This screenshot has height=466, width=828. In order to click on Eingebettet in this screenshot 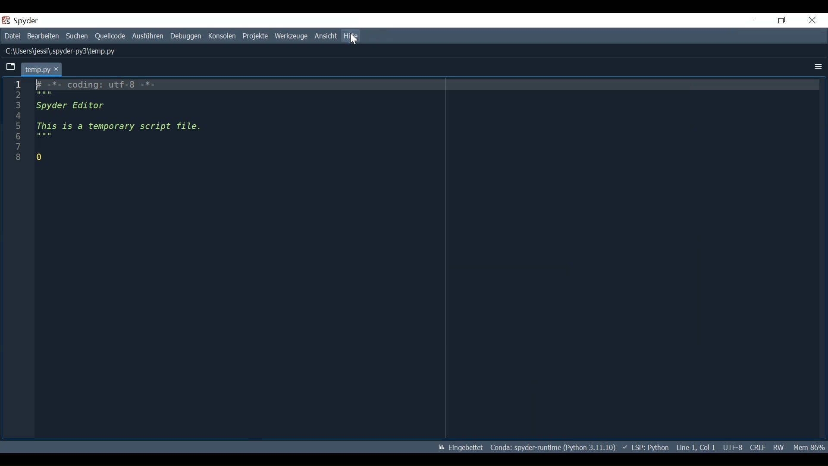, I will do `click(461, 448)`.